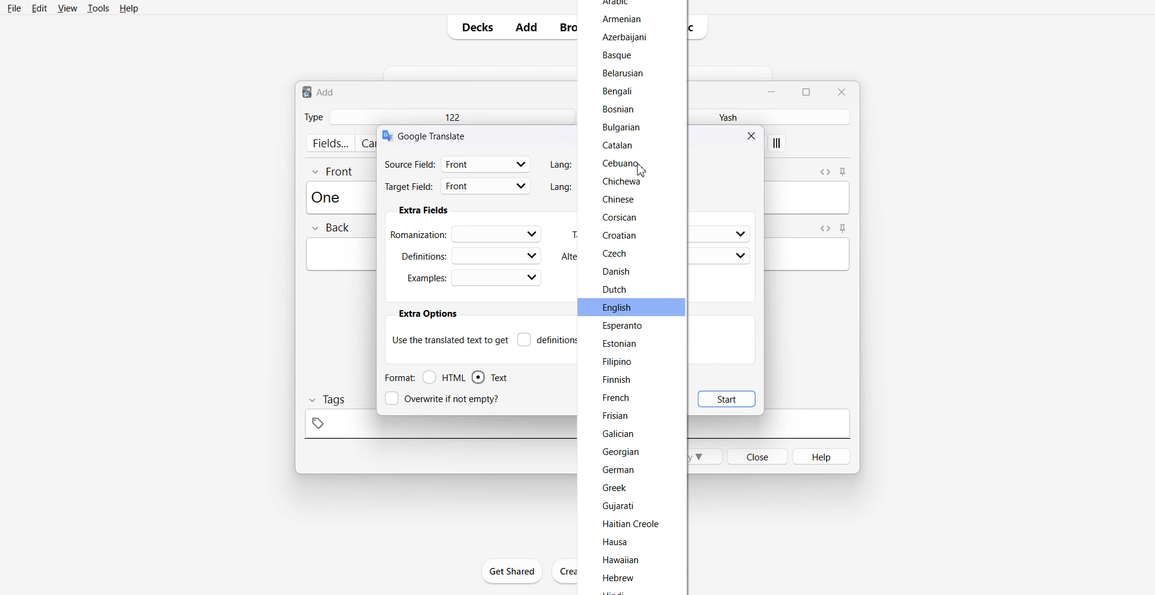  What do you see at coordinates (753, 135) in the screenshot?
I see `Close` at bounding box center [753, 135].